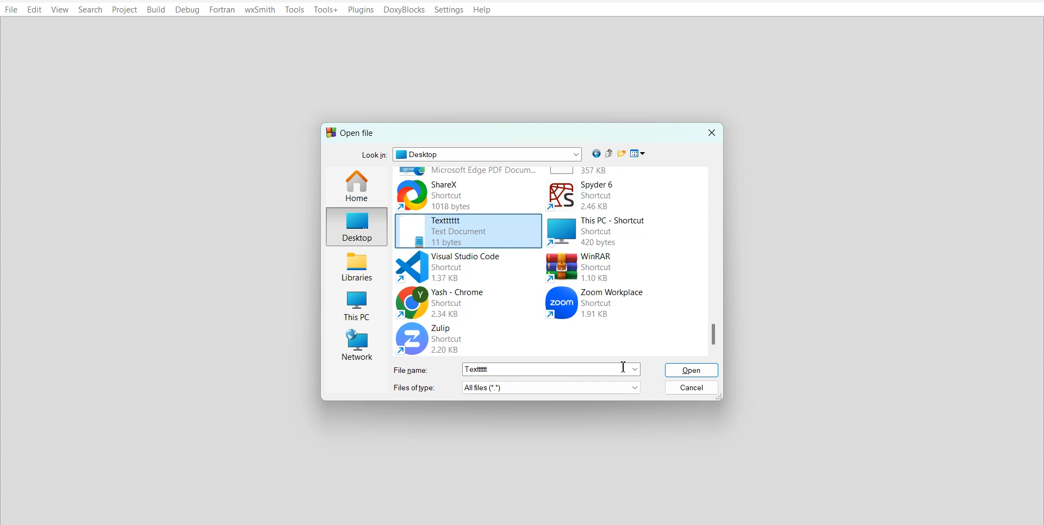 The image size is (1044, 525). I want to click on This PC, so click(602, 230).